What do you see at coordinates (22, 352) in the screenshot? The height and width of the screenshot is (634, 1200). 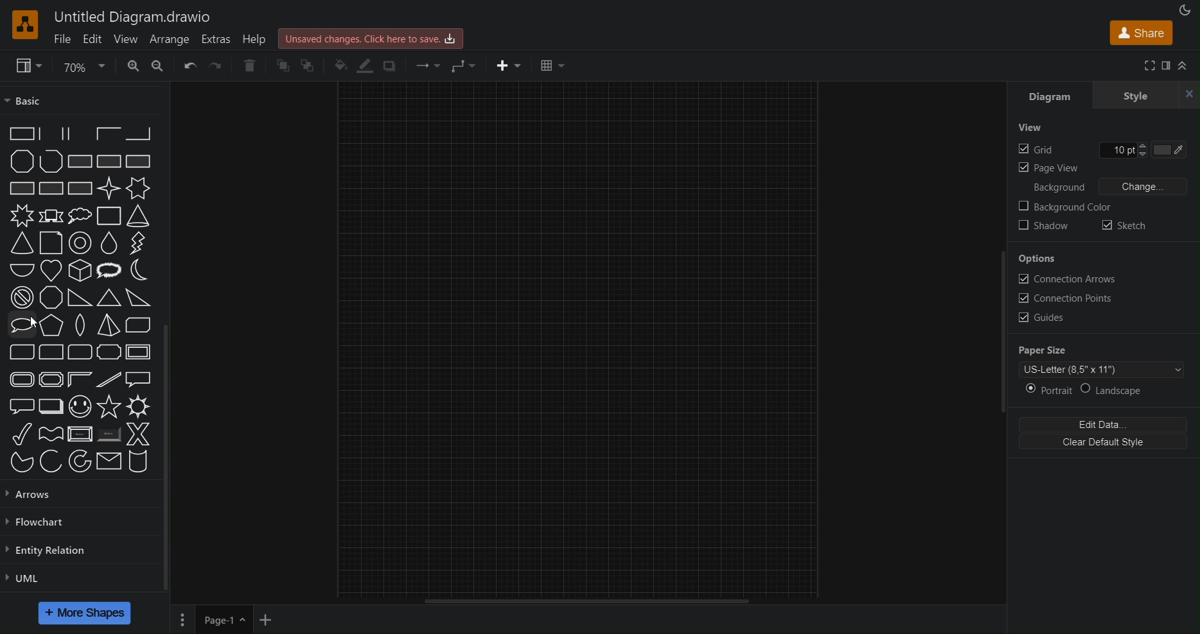 I see `Diagnol Rounded Rectangle` at bounding box center [22, 352].